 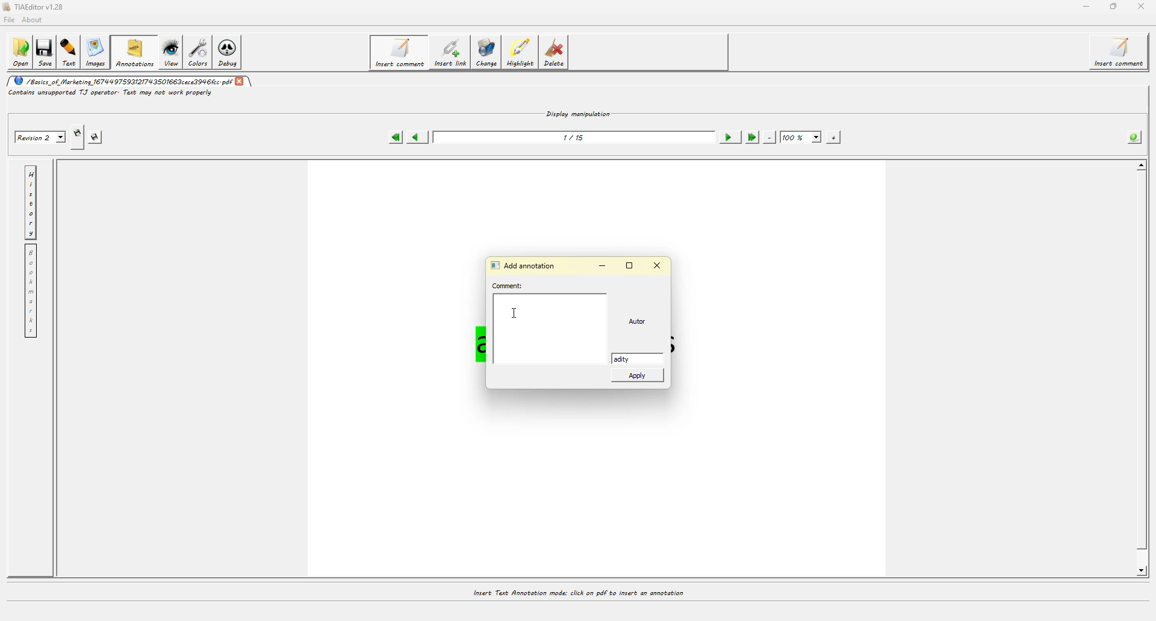 What do you see at coordinates (523, 53) in the screenshot?
I see `highlight` at bounding box center [523, 53].